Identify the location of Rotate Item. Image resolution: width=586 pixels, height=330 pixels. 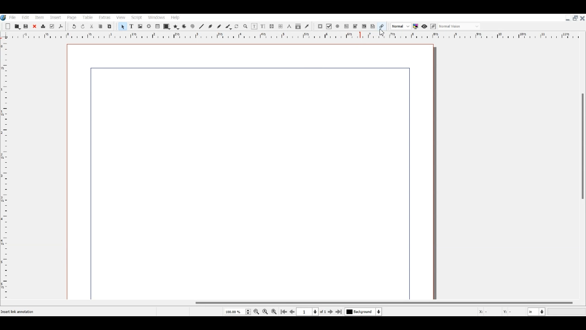
(237, 27).